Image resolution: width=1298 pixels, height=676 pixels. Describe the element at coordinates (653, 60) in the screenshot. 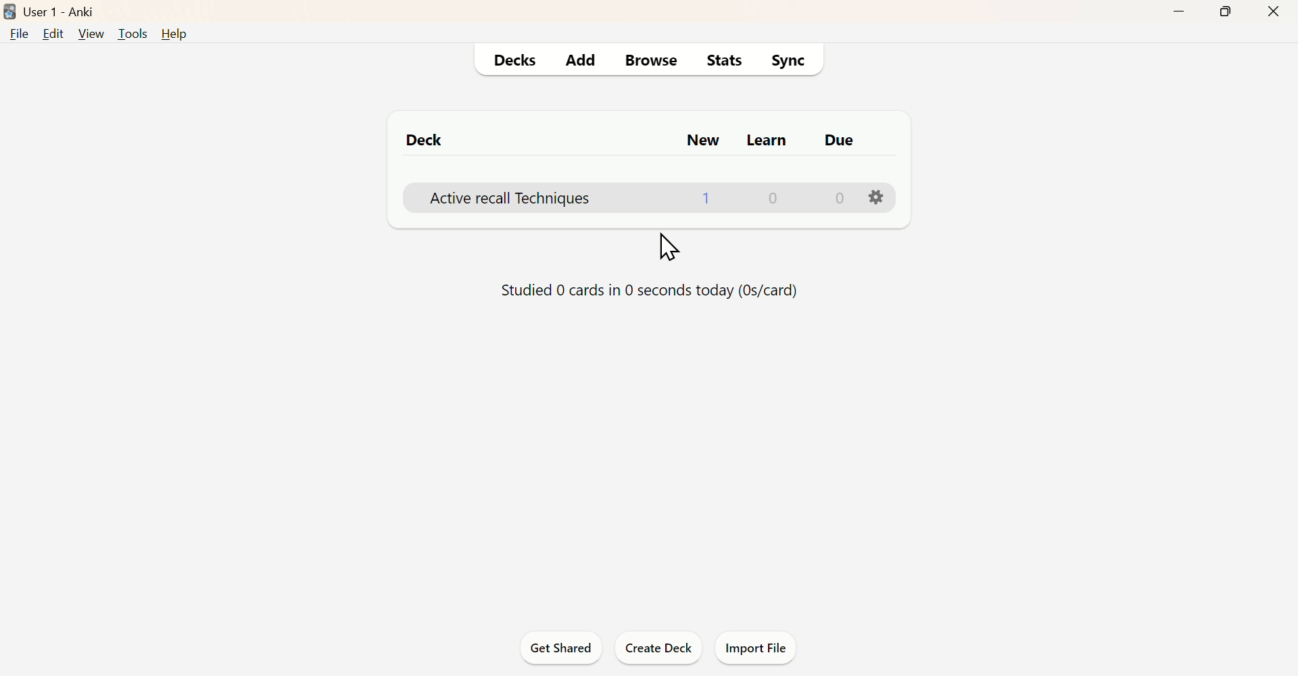

I see `Browse` at that location.